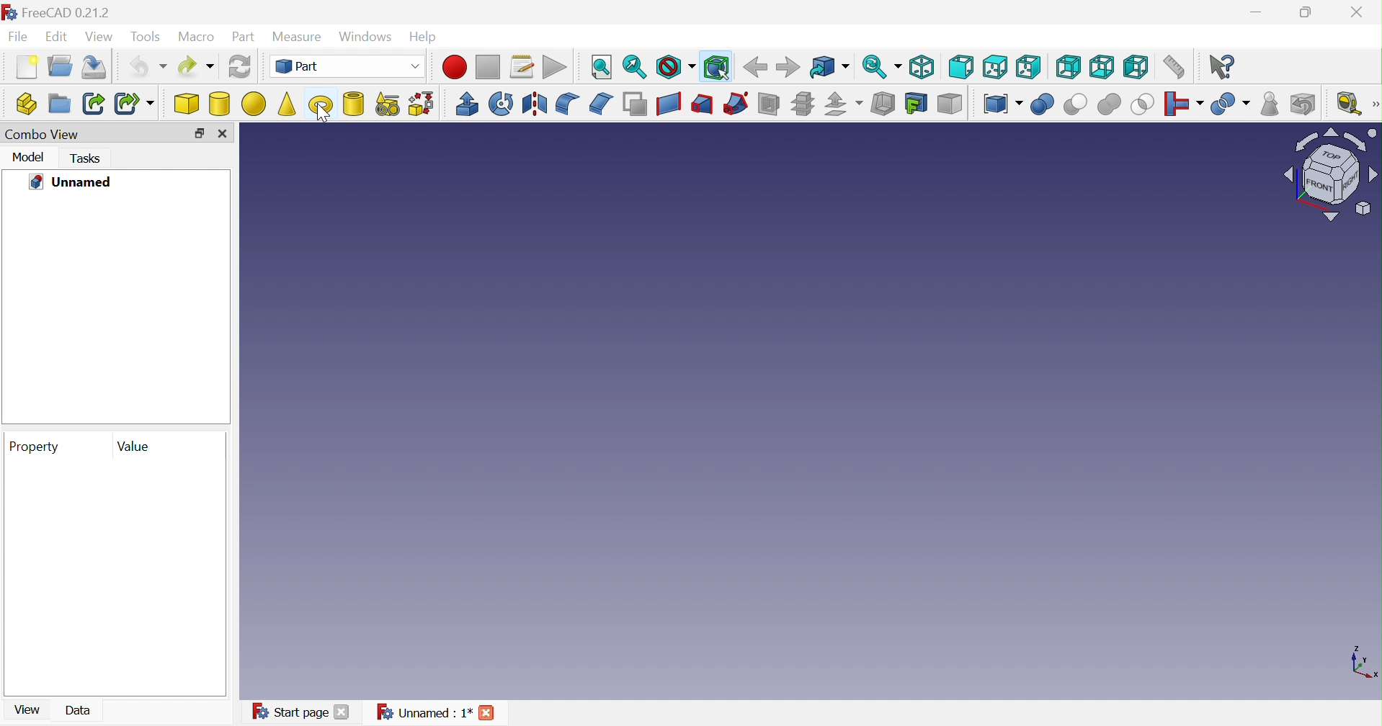 Image resolution: width=1382 pixels, height=726 pixels. Describe the element at coordinates (1142, 104) in the screenshot. I see `Intersection` at that location.